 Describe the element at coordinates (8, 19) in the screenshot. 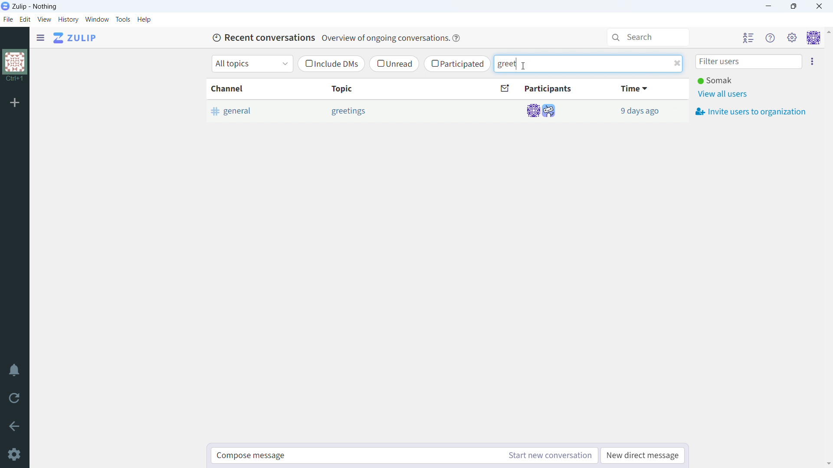

I see `file` at that location.